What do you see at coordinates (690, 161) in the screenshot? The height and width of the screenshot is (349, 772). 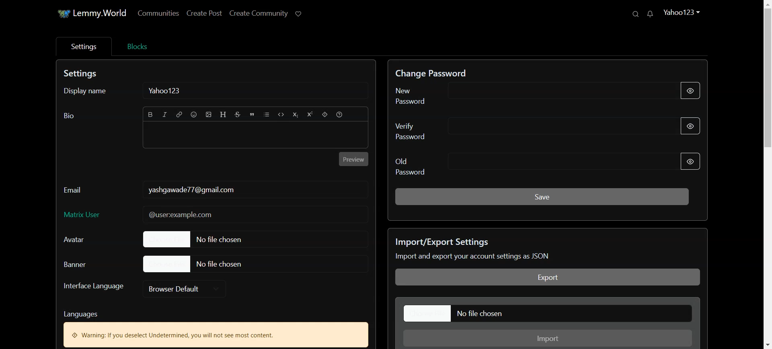 I see `Hide Password` at bounding box center [690, 161].